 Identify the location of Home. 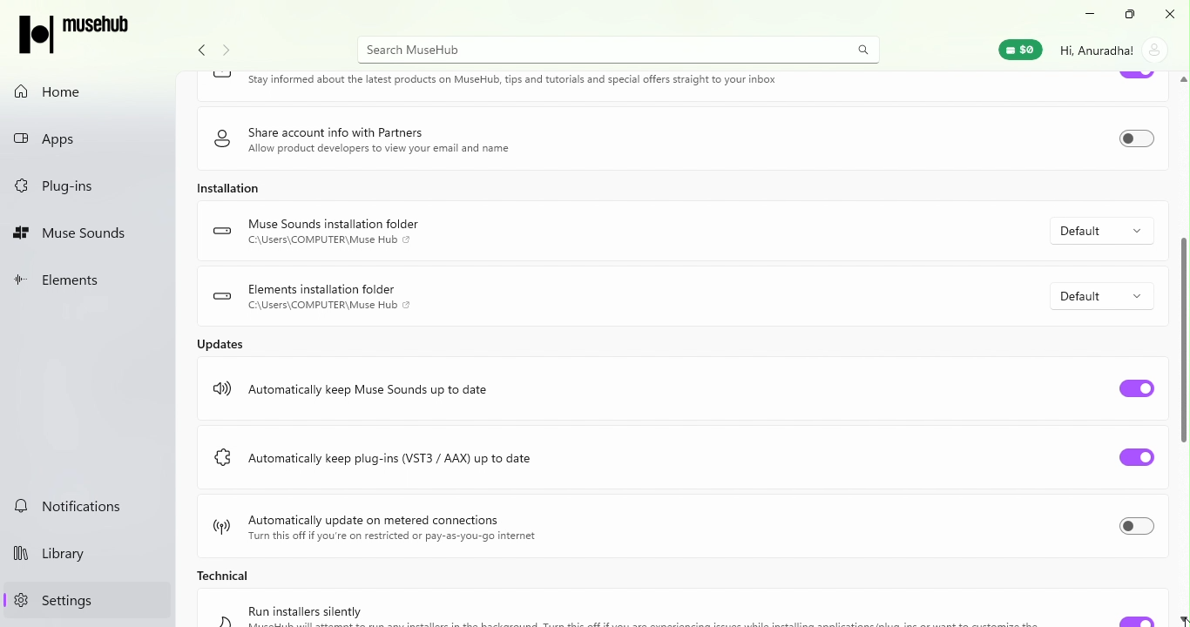
(87, 92).